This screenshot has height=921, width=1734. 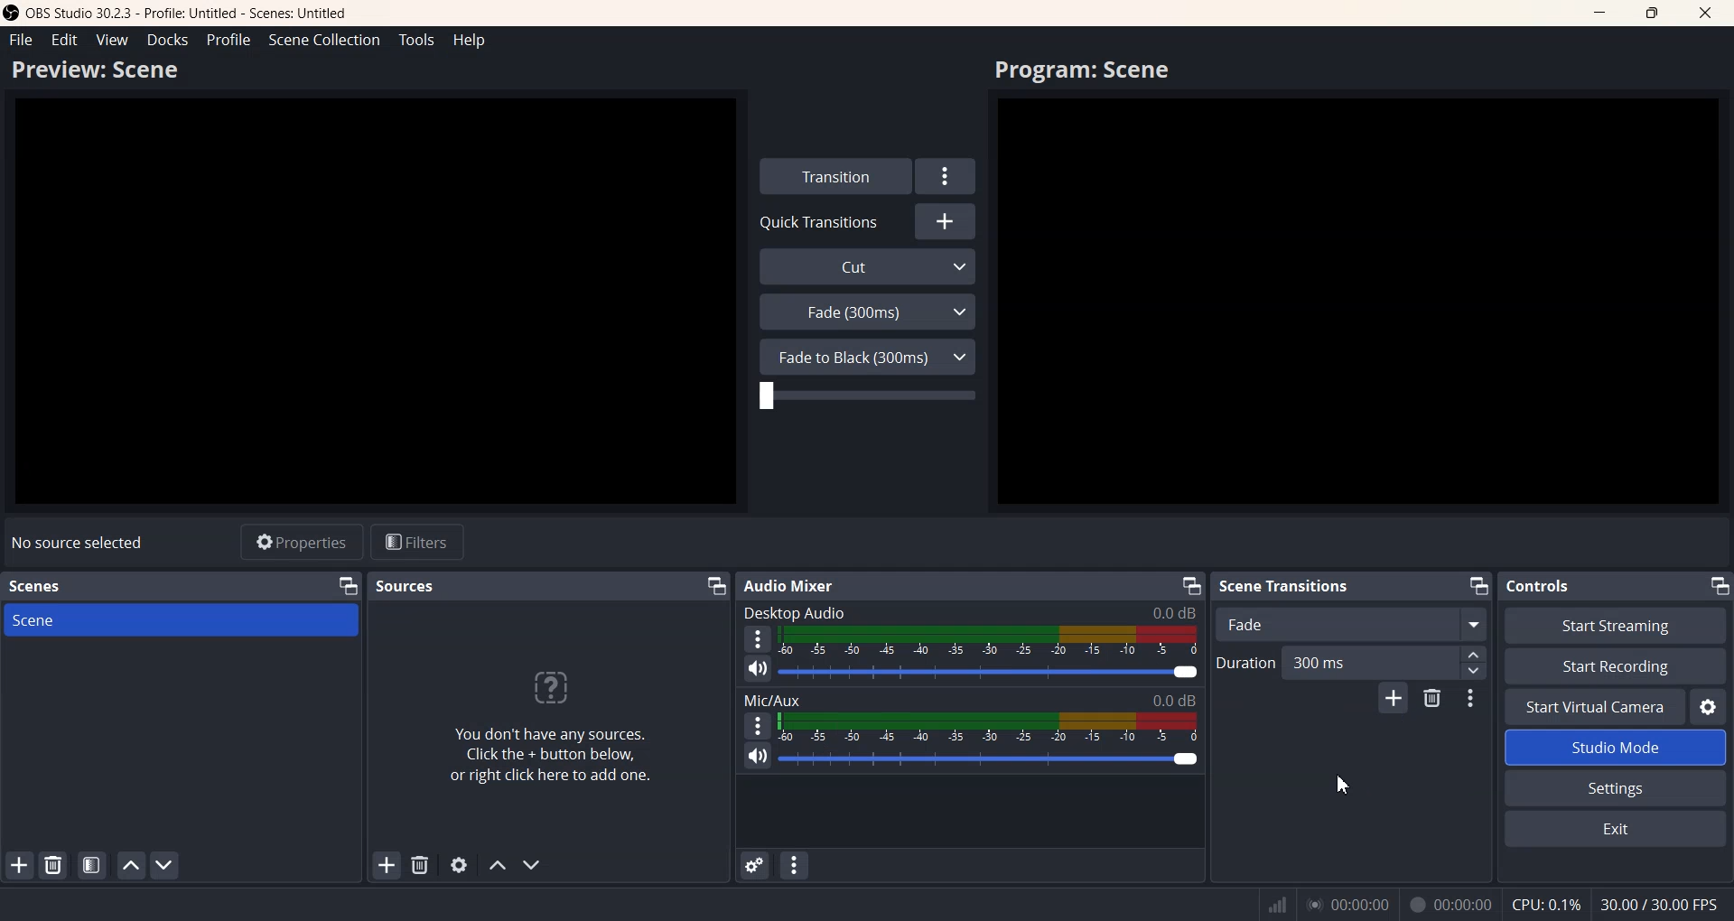 What do you see at coordinates (89, 864) in the screenshot?
I see `Open scene layout` at bounding box center [89, 864].